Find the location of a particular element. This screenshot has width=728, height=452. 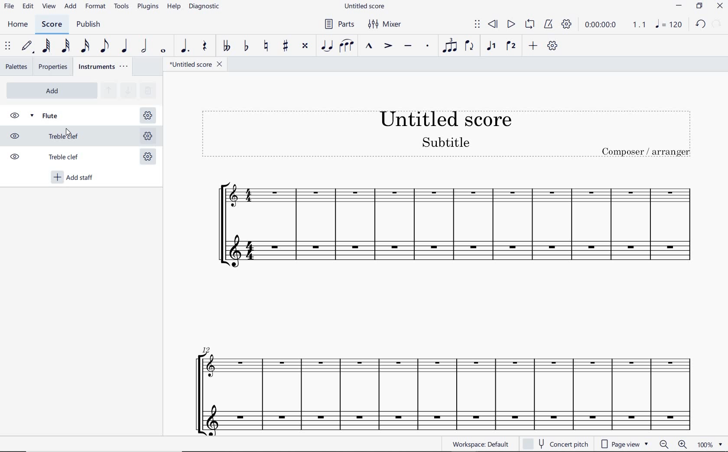

TUPLET is located at coordinates (447, 46).